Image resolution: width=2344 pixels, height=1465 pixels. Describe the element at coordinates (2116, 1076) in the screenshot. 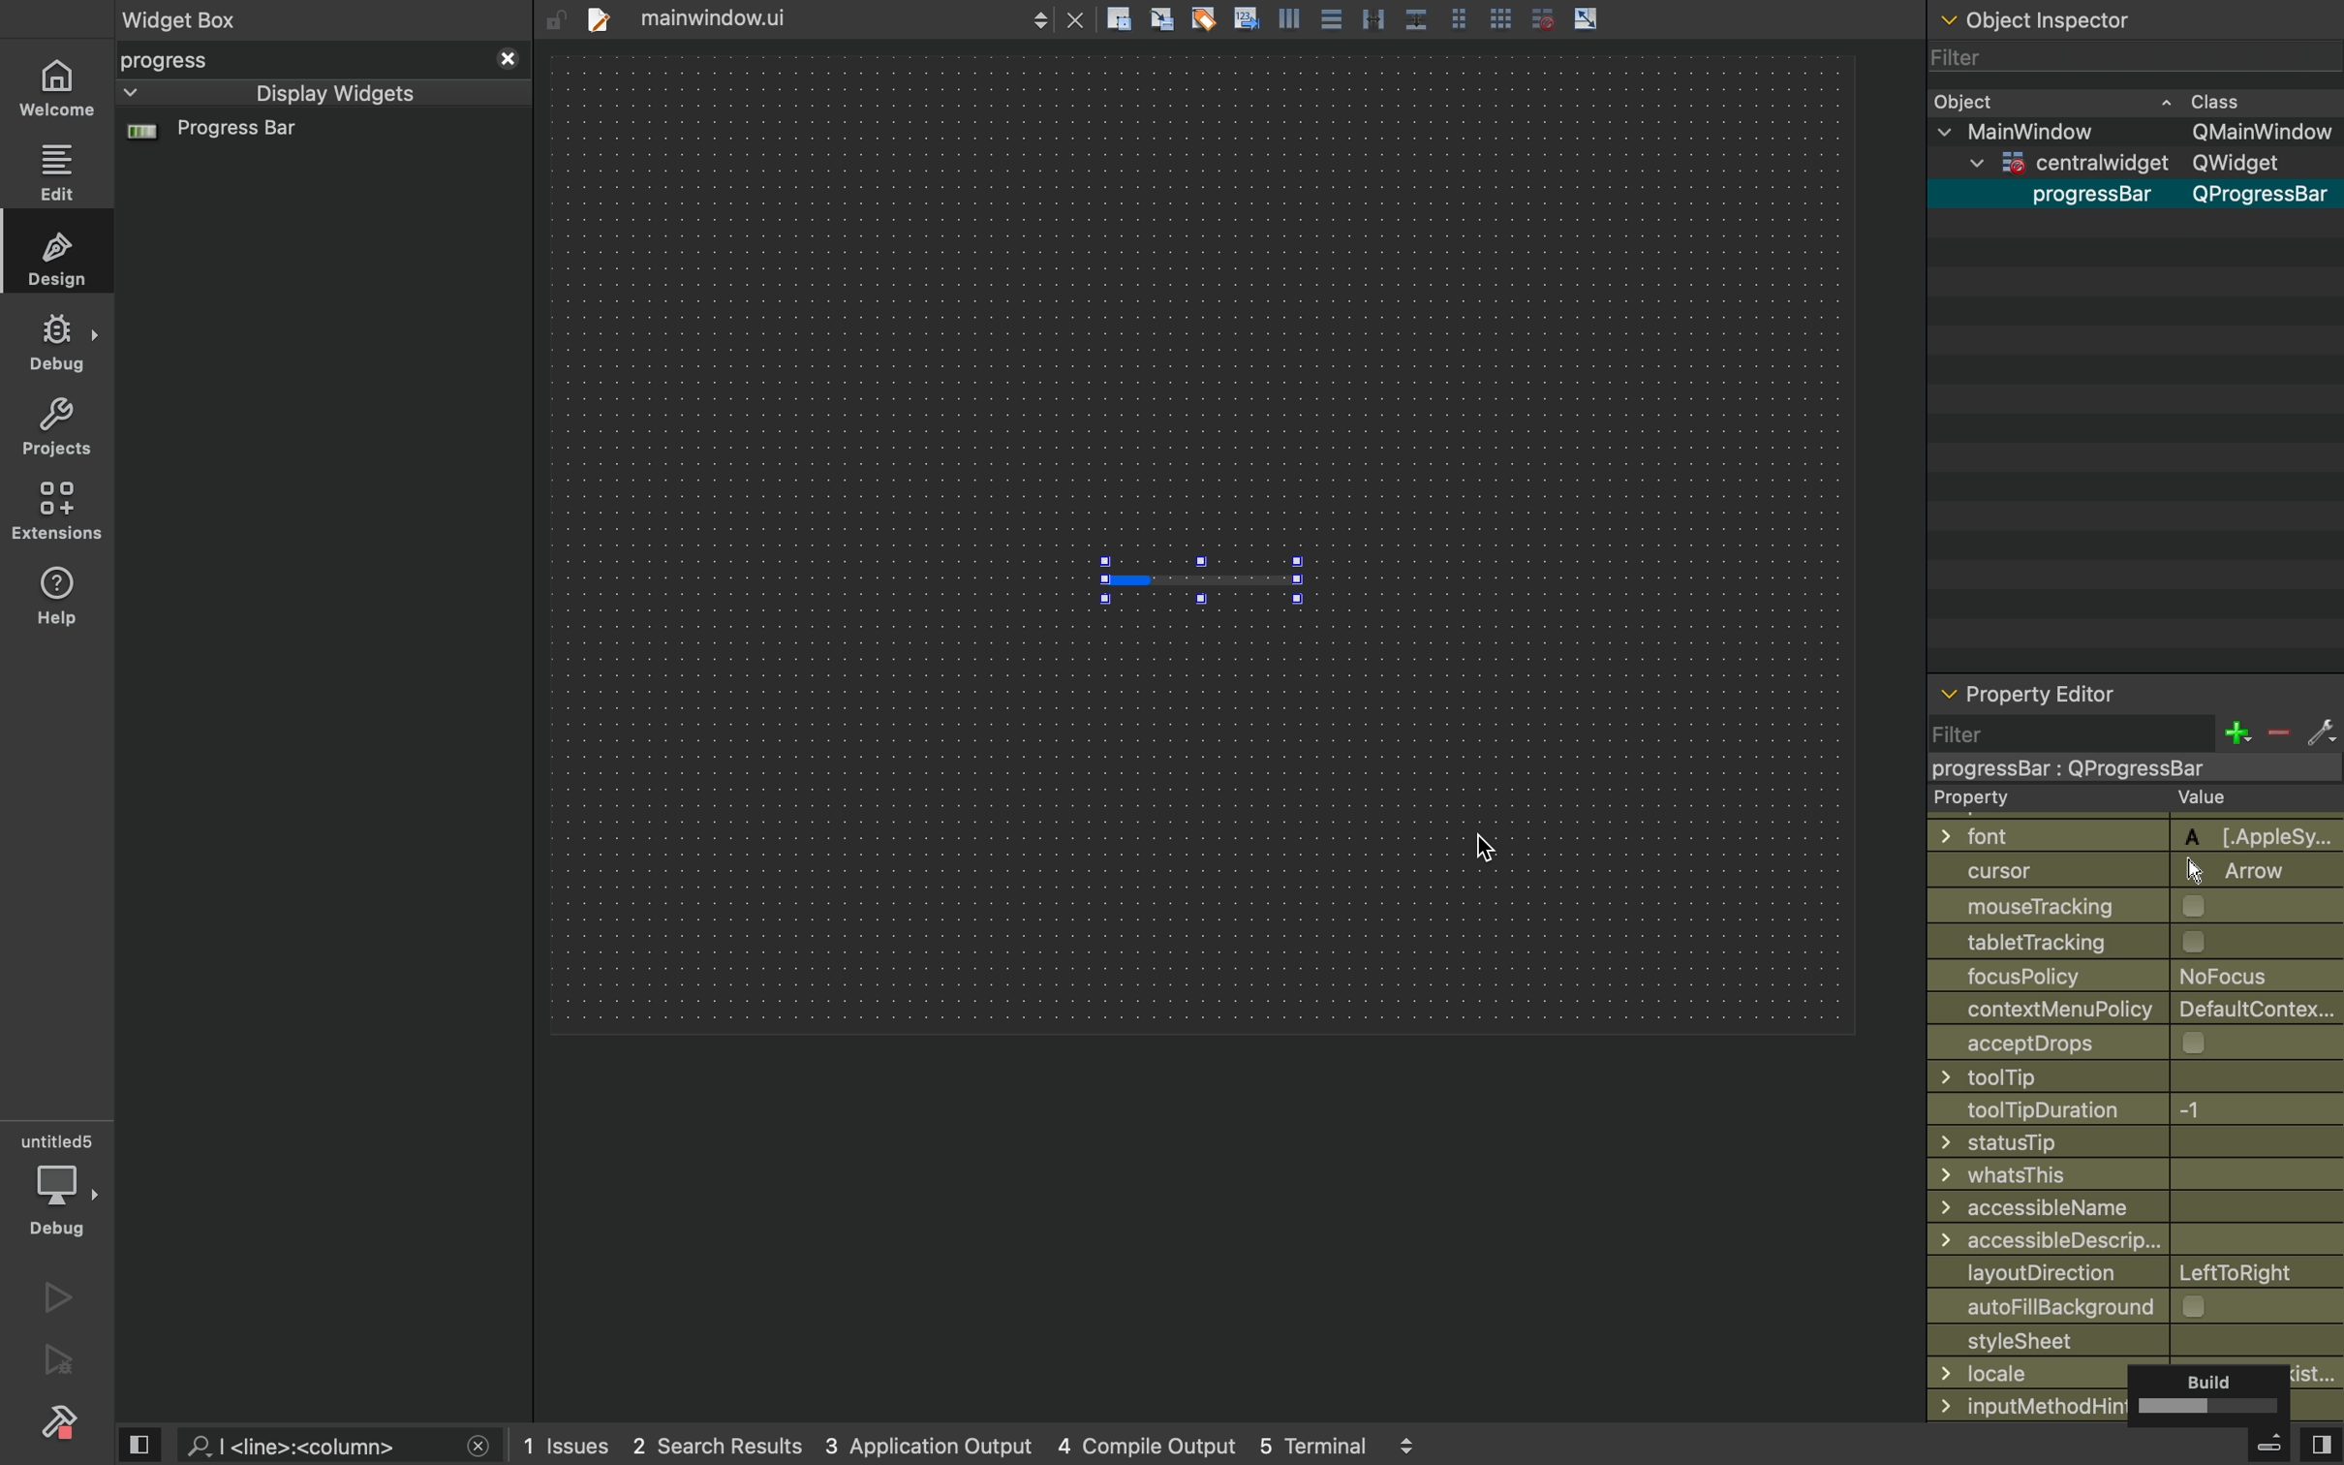

I see `tooltip` at that location.